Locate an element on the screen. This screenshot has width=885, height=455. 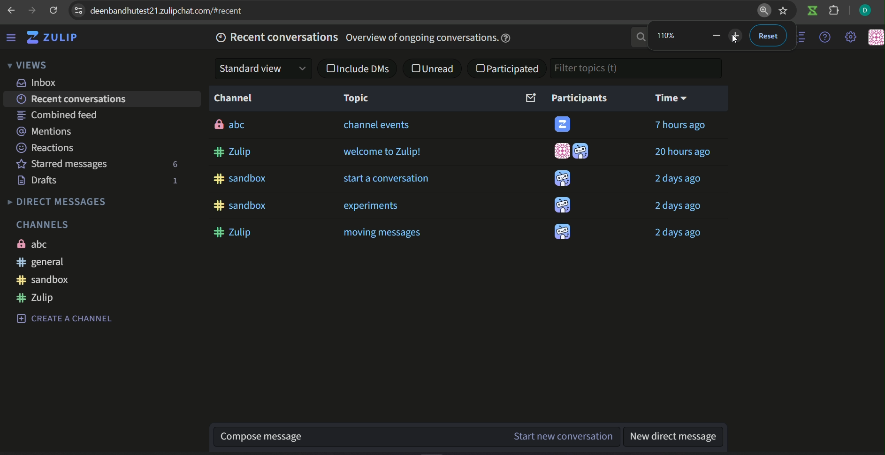
checkbox is located at coordinates (507, 69).